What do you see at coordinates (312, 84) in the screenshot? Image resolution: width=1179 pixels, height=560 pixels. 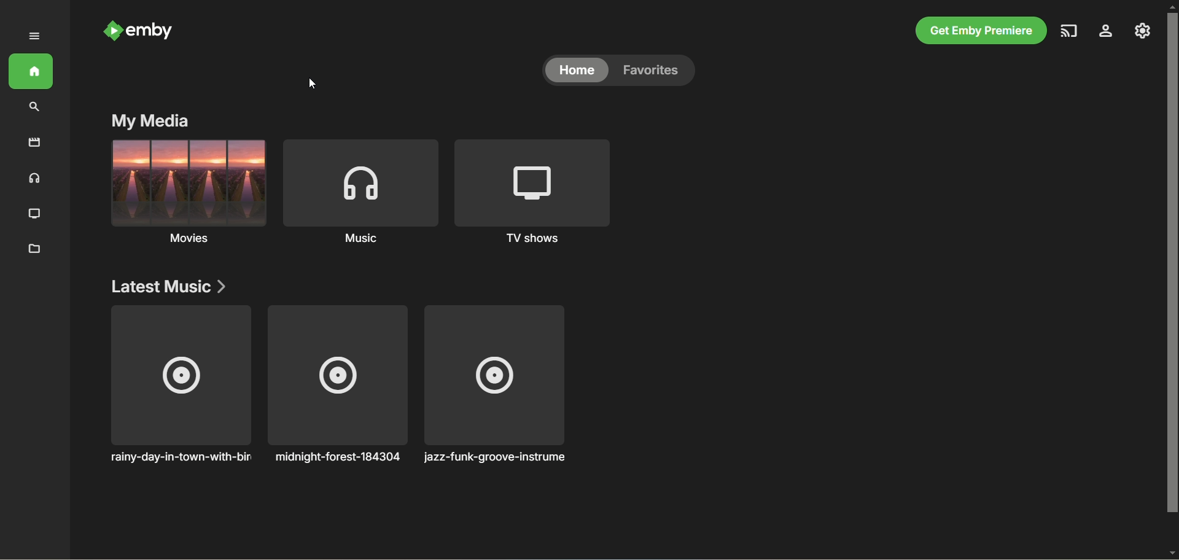 I see `cursor` at bounding box center [312, 84].